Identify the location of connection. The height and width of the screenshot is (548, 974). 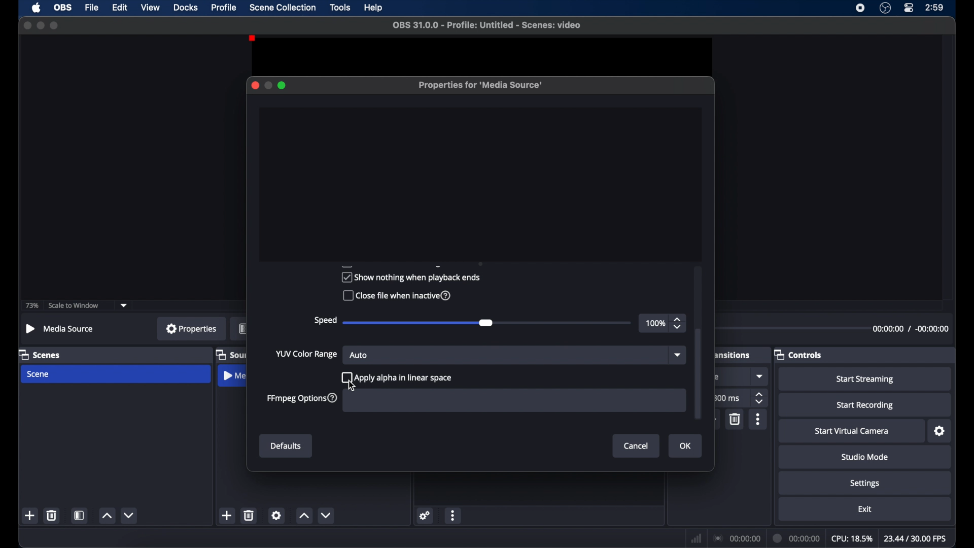
(736, 539).